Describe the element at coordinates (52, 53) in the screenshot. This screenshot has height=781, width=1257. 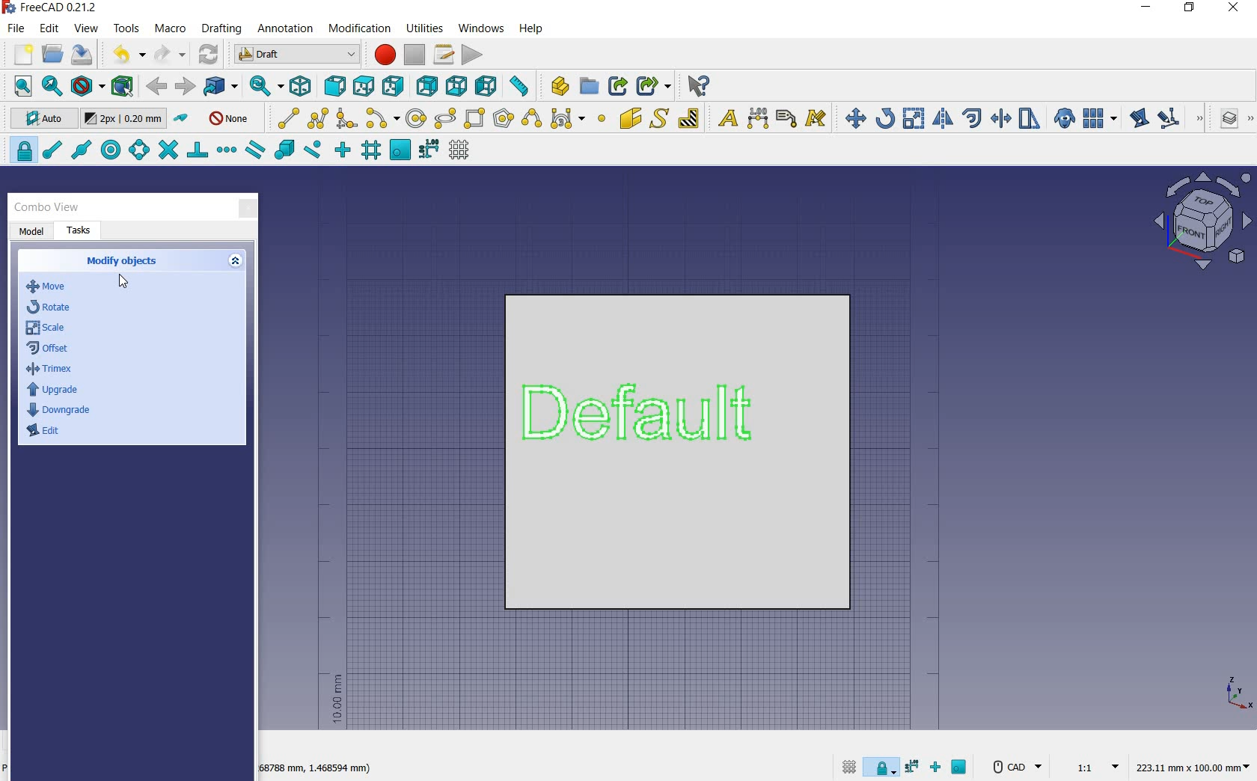
I see `open` at that location.